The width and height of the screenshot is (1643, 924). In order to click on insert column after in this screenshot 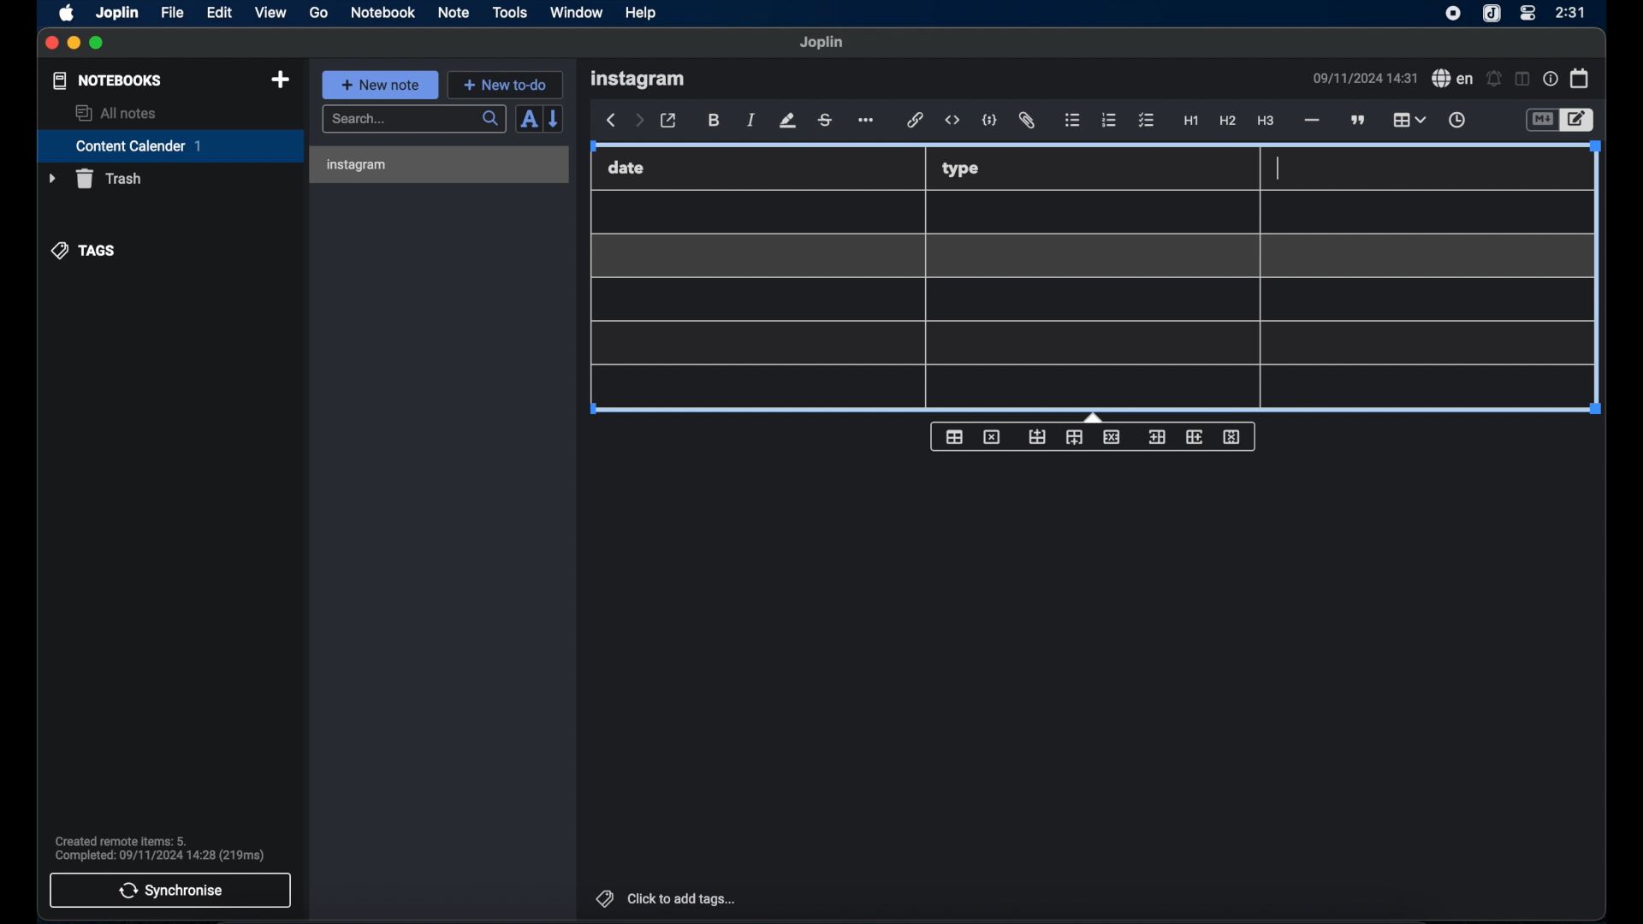, I will do `click(1194, 437)`.